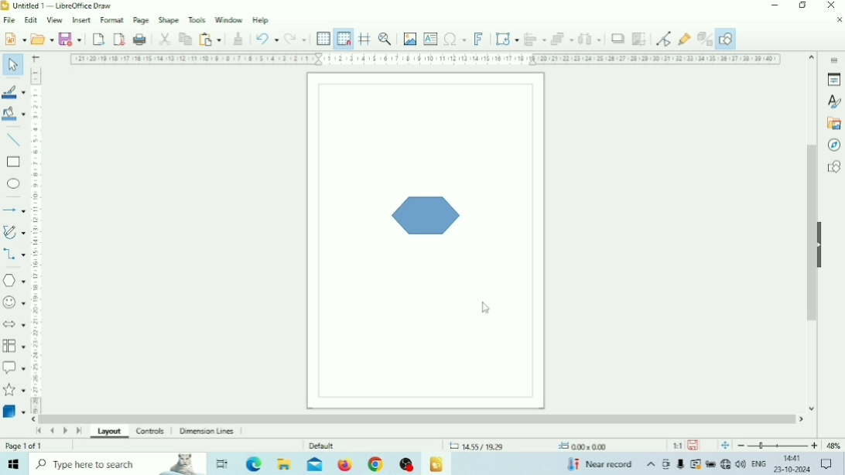 The height and width of the screenshot is (475, 845). Describe the element at coordinates (344, 39) in the screenshot. I see `Snap to Grid` at that location.